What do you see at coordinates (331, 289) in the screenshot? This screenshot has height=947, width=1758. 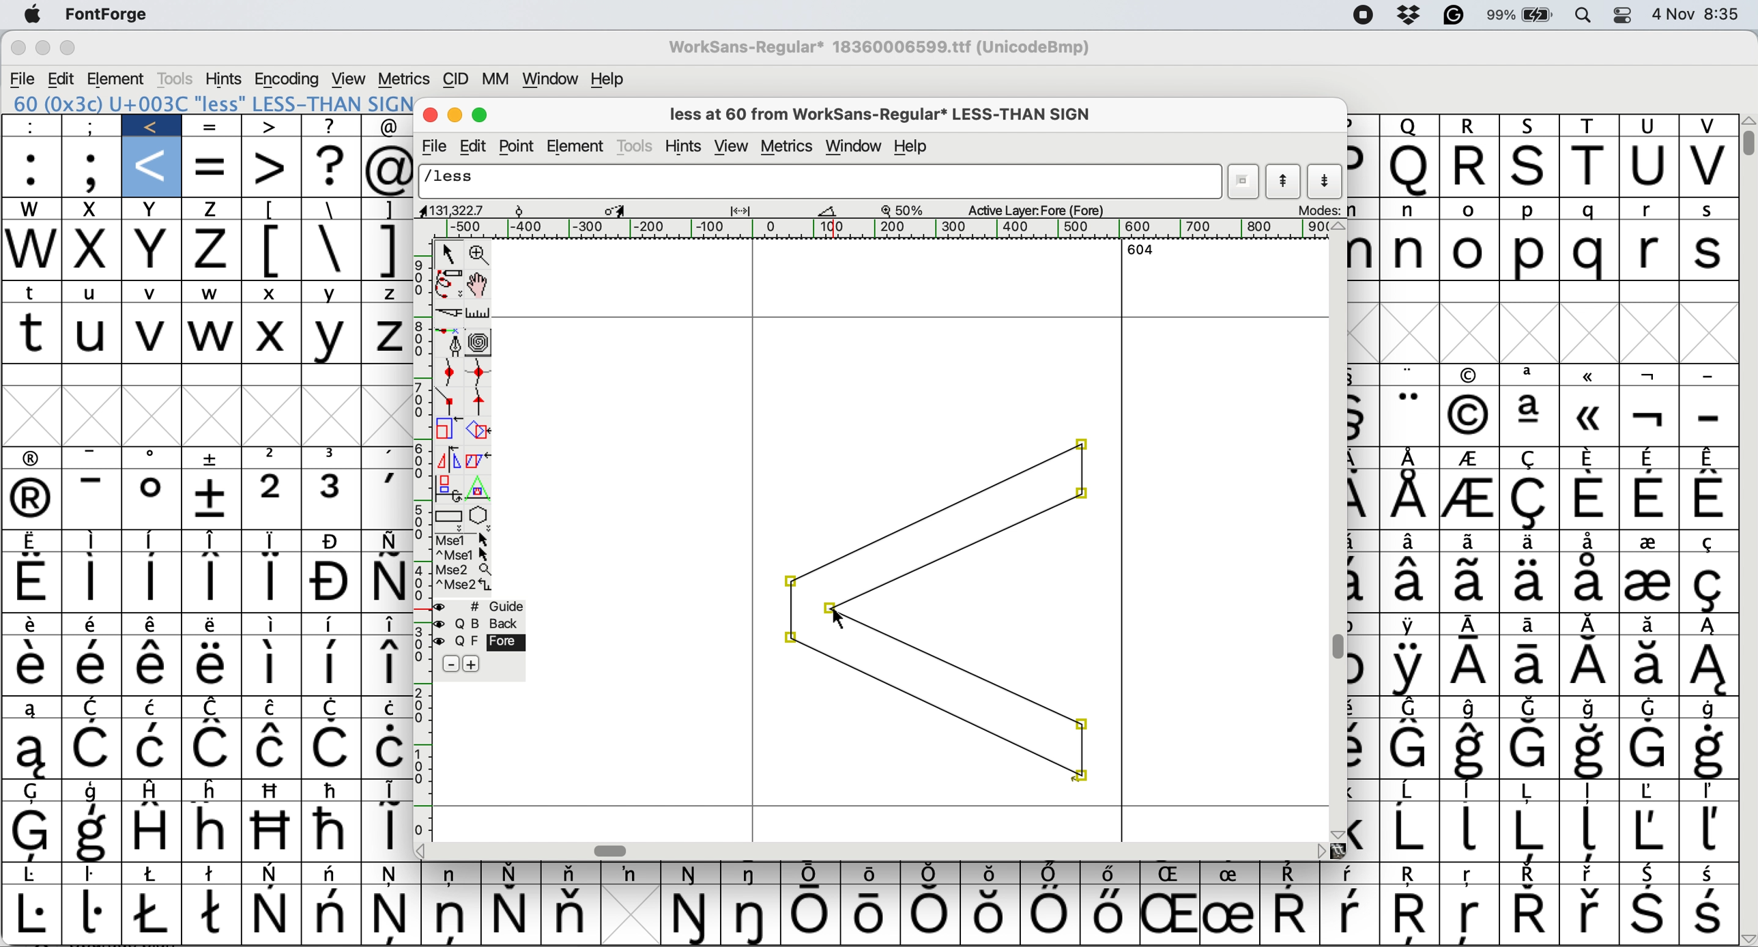 I see `Y` at bounding box center [331, 289].